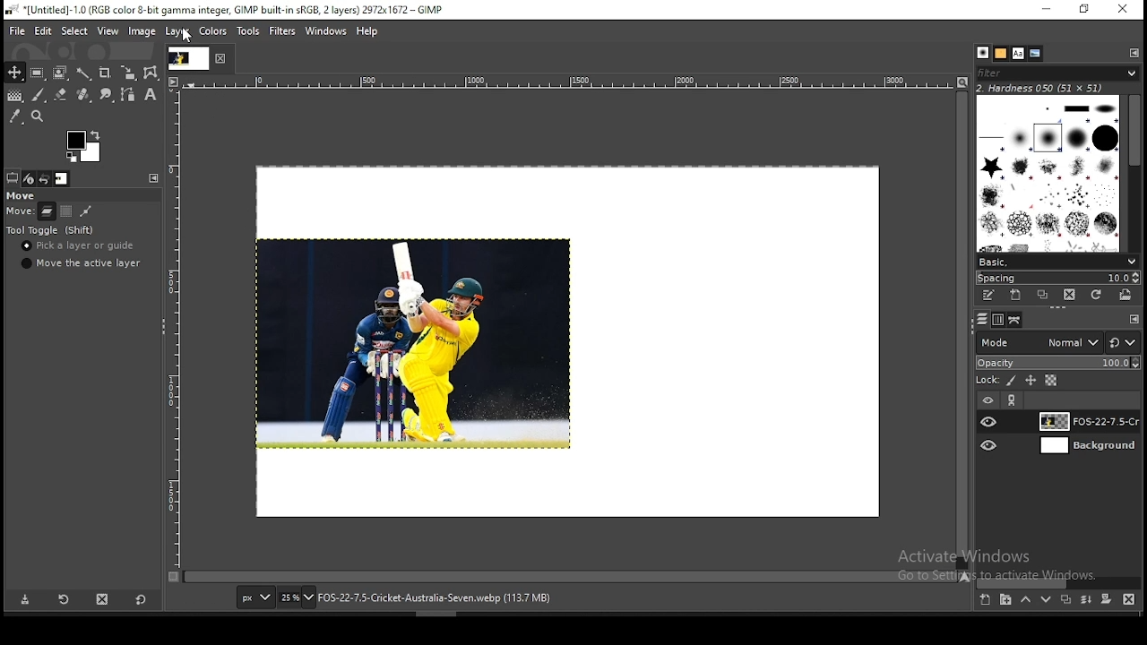 The width and height of the screenshot is (1147, 645). Describe the element at coordinates (80, 247) in the screenshot. I see `pick a layer or guide` at that location.